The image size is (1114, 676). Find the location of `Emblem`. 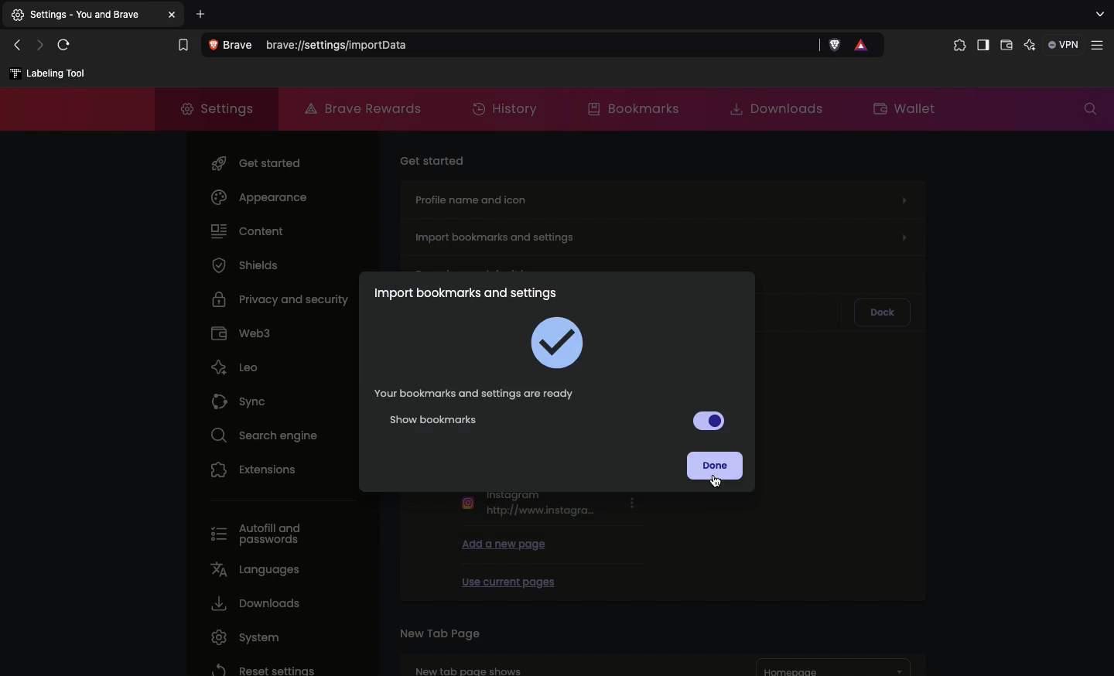

Emblem is located at coordinates (561, 343).